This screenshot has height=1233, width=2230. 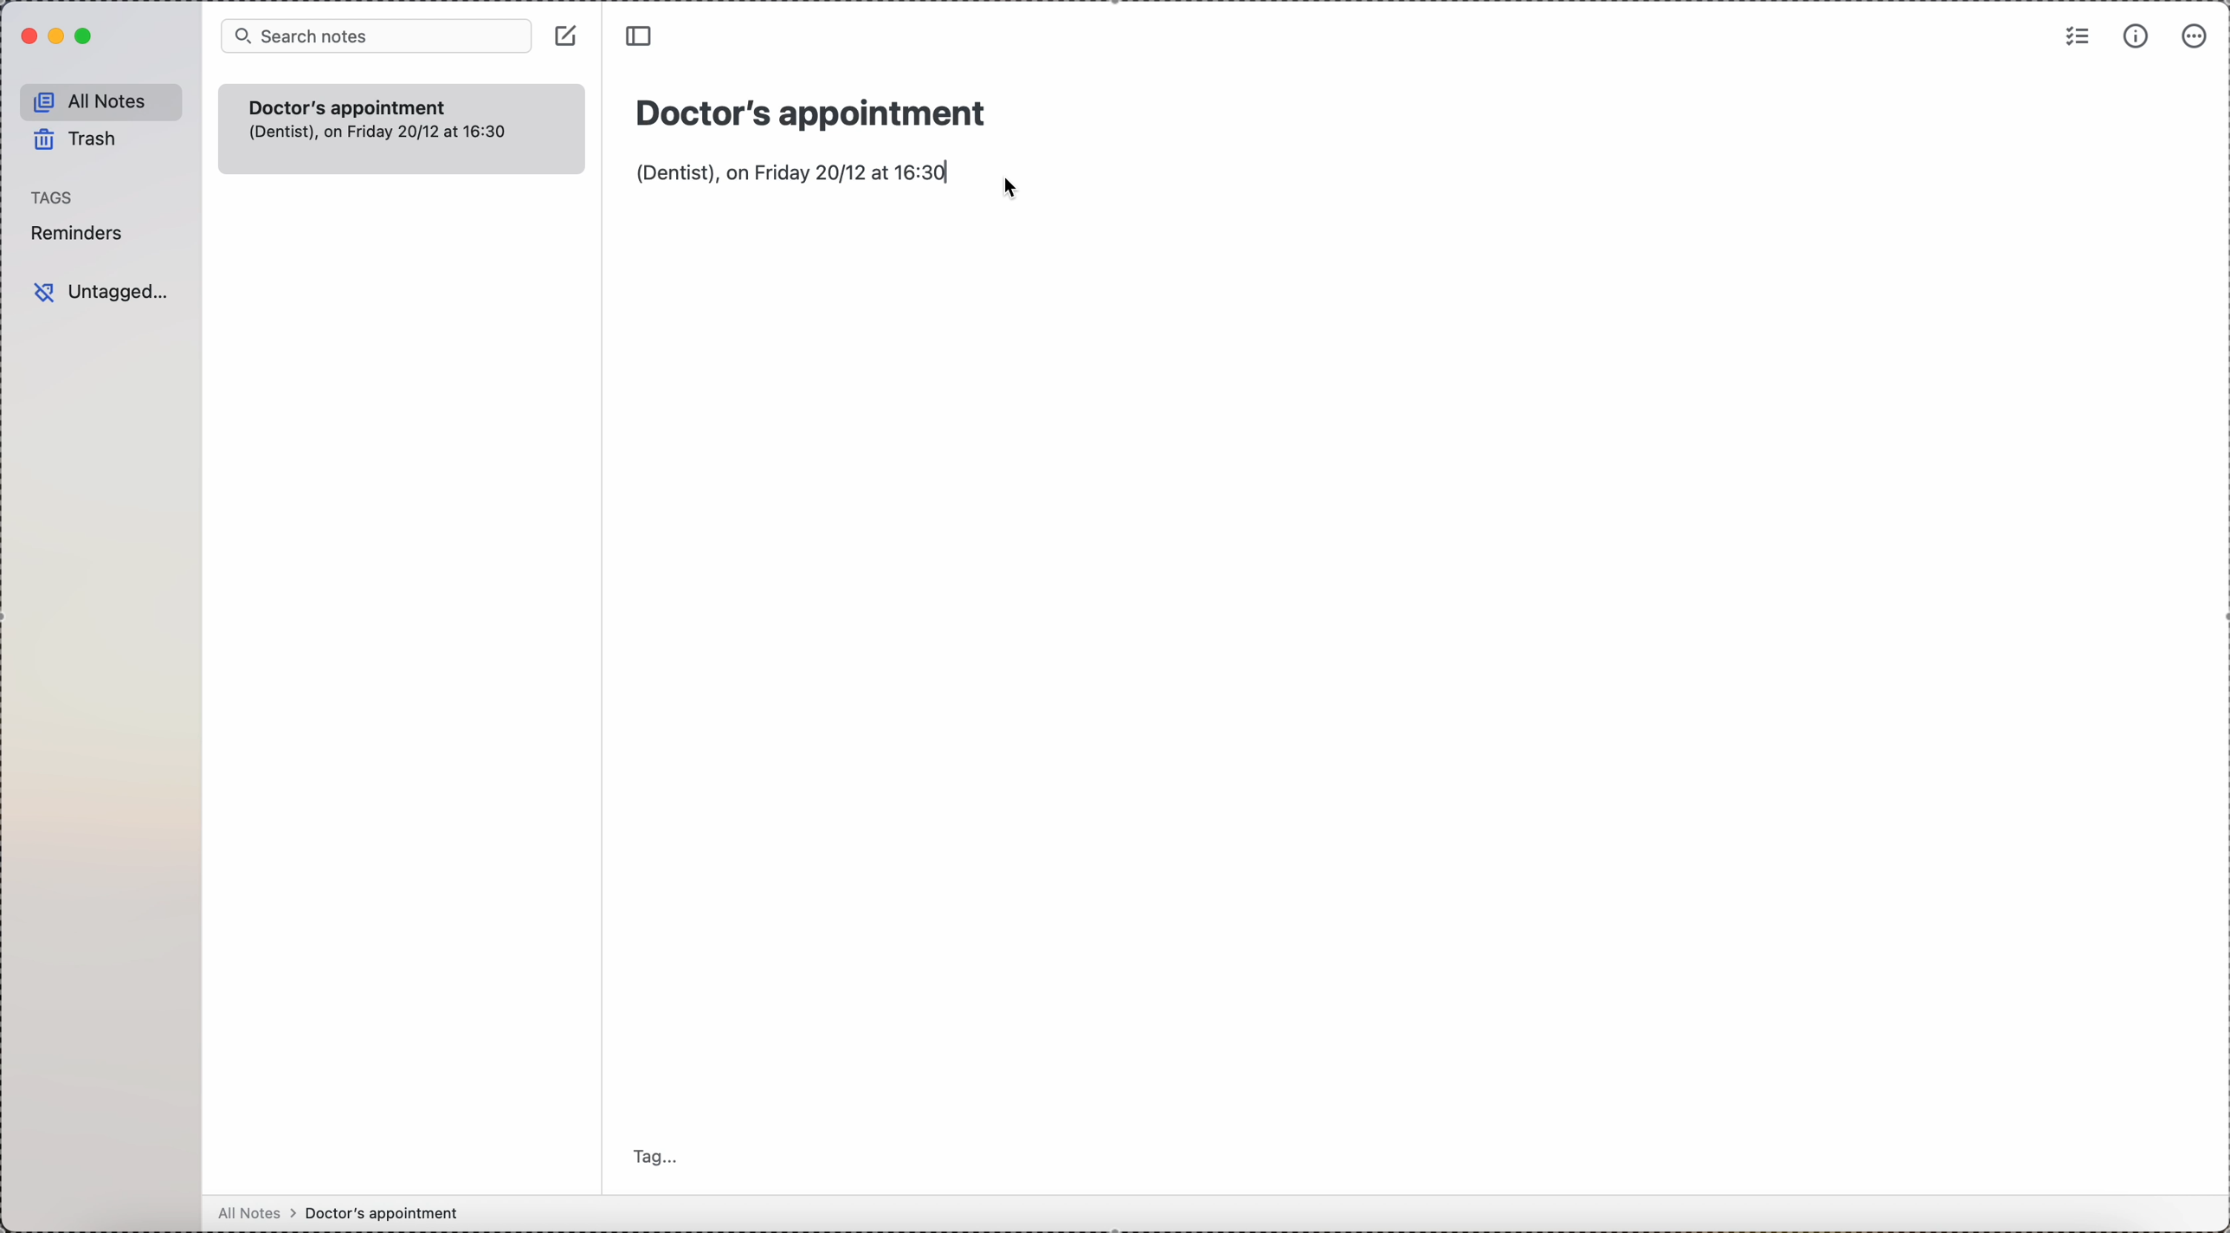 What do you see at coordinates (87, 37) in the screenshot?
I see `maximize Simplenote` at bounding box center [87, 37].